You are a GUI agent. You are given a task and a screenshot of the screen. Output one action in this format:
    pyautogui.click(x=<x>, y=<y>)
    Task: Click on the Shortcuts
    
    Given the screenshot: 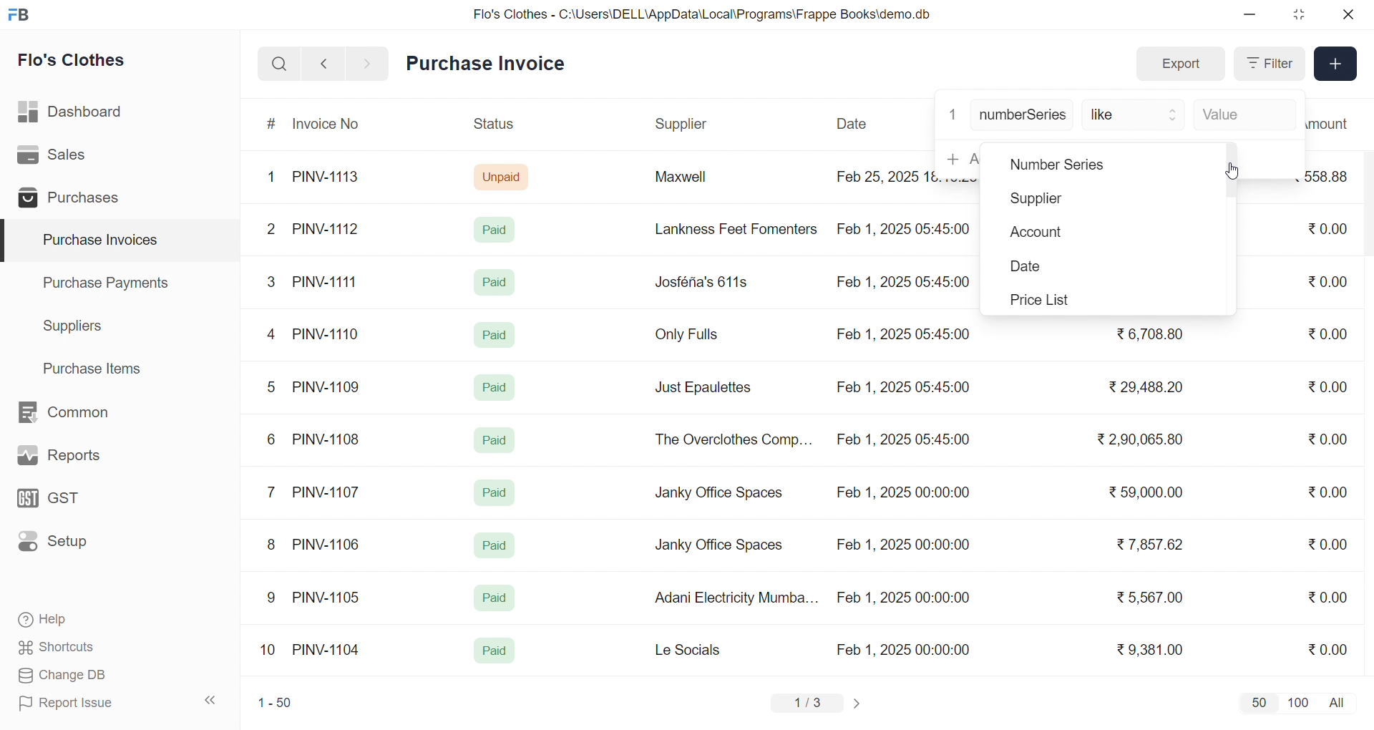 What is the action you would take?
    pyautogui.click(x=90, y=648)
    